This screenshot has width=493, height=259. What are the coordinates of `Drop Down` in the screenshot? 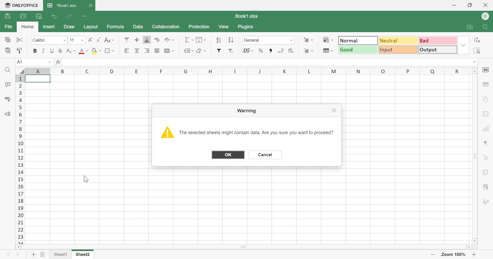 It's located at (334, 51).